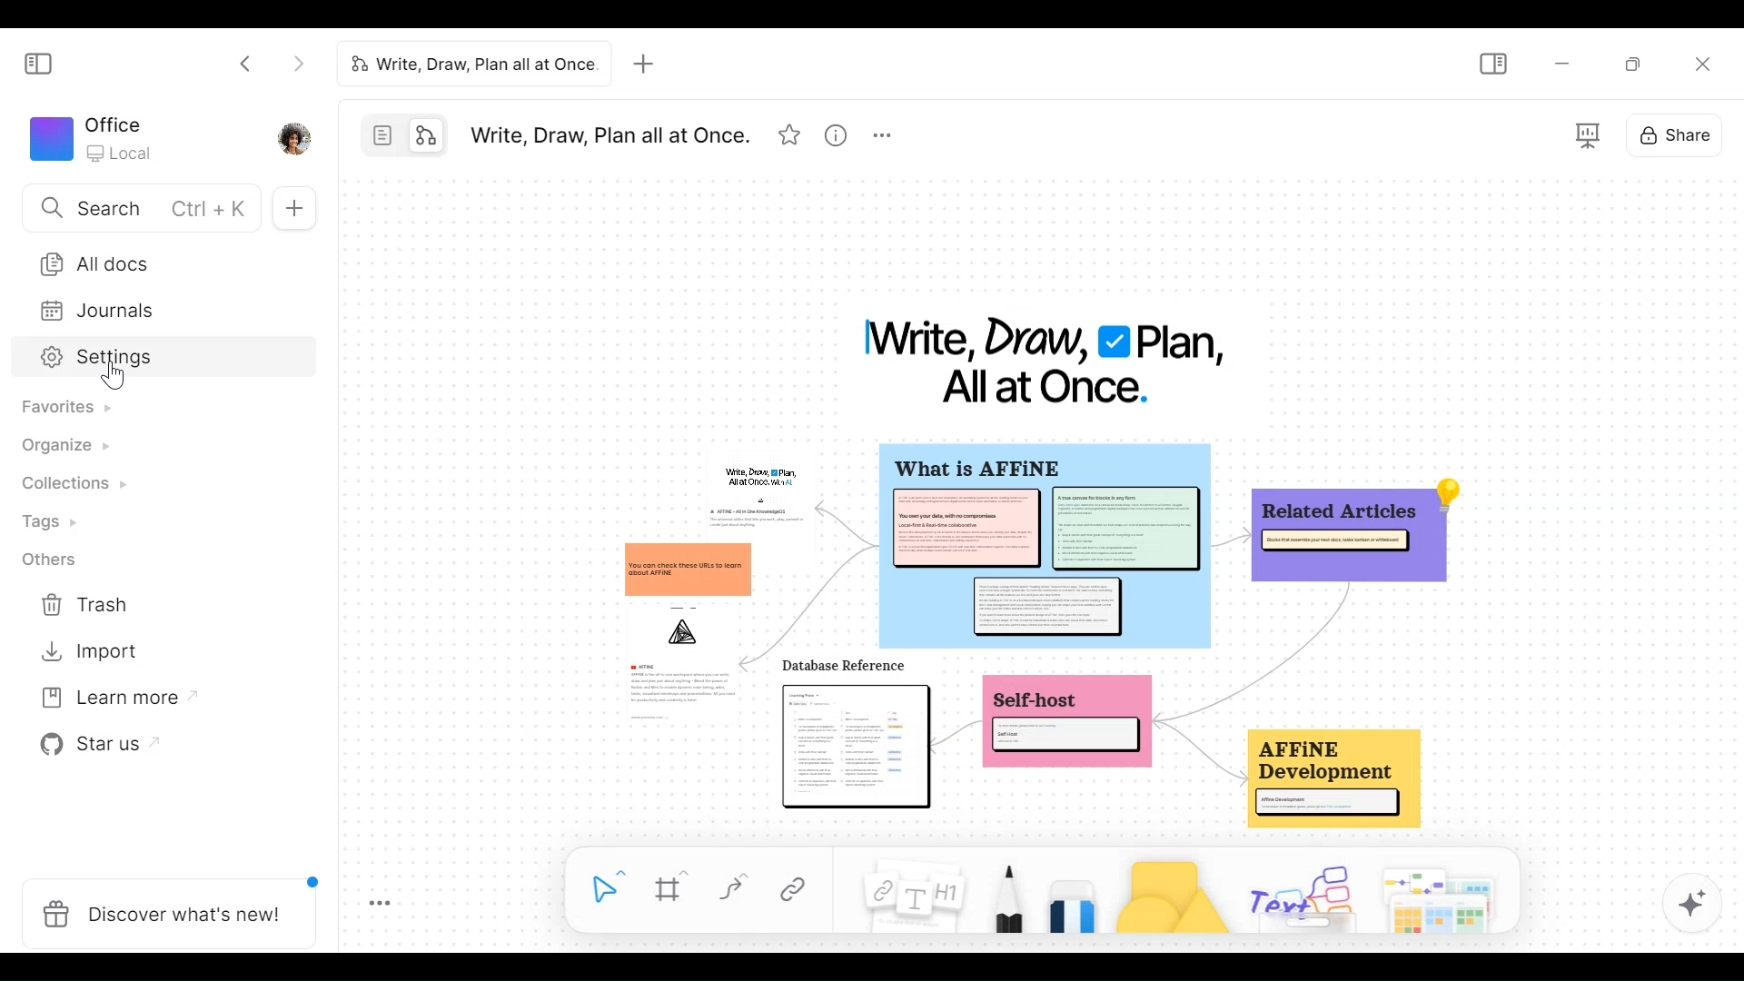 The height and width of the screenshot is (981, 1744). What do you see at coordinates (52, 560) in the screenshot?
I see `Other` at bounding box center [52, 560].